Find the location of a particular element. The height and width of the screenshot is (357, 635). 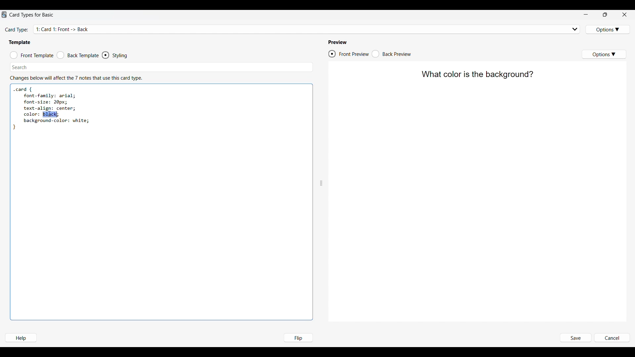

Close interface is located at coordinates (624, 14).